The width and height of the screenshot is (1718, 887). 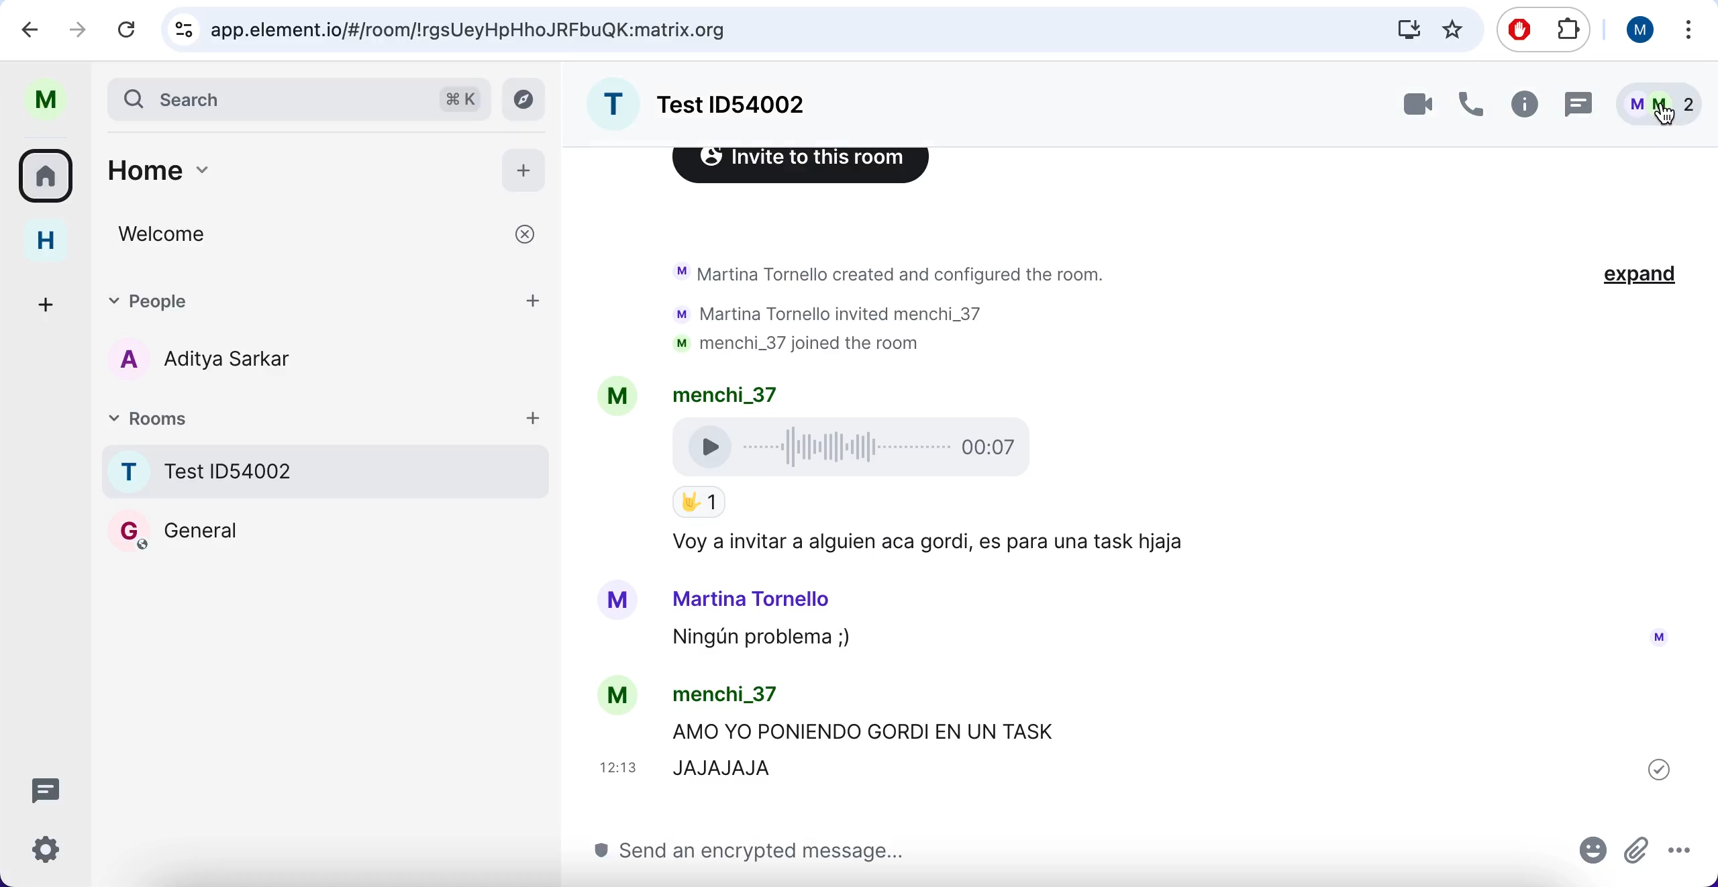 I want to click on Voy a Invitar a alguien aca gordi, es para una
task hjaja, so click(x=946, y=539).